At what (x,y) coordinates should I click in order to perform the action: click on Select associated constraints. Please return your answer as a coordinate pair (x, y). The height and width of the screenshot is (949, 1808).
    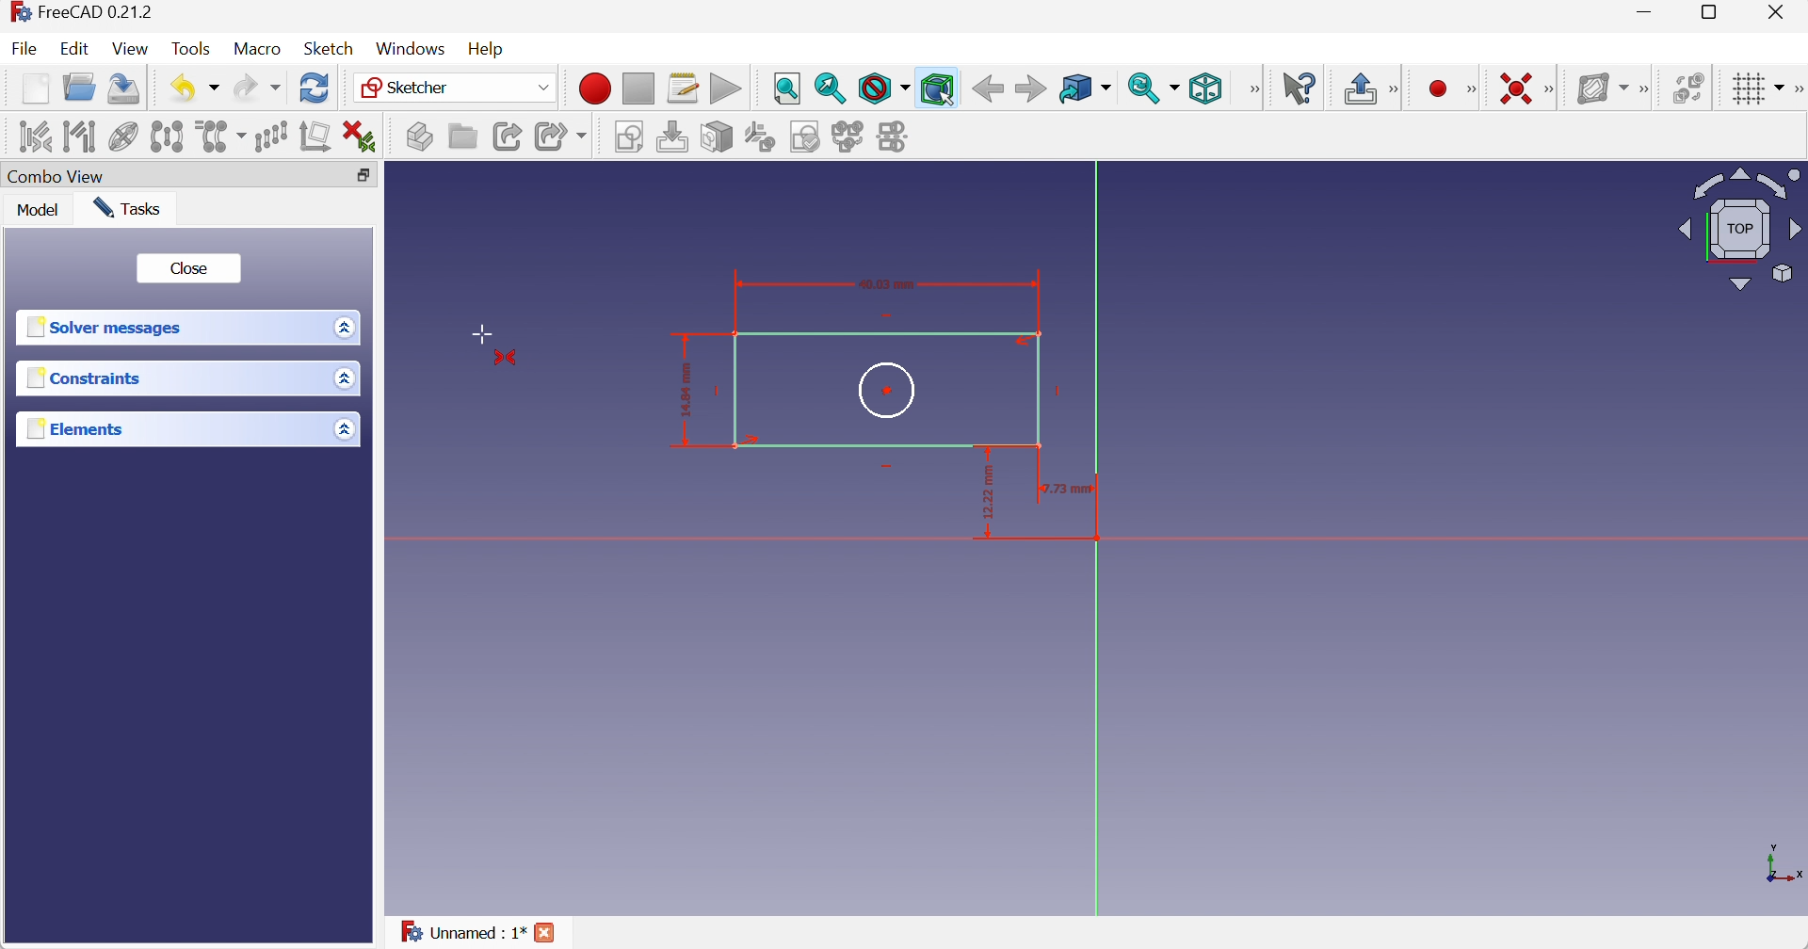
    Looking at the image, I should click on (33, 135).